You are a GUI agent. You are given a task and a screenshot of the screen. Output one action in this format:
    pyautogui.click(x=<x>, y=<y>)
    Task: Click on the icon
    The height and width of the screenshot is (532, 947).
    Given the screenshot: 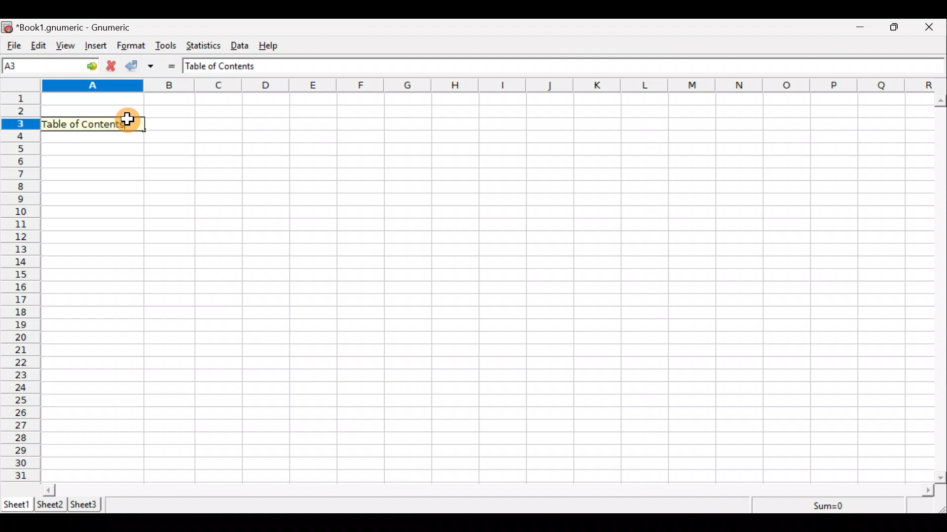 What is the action you would take?
    pyautogui.click(x=7, y=28)
    